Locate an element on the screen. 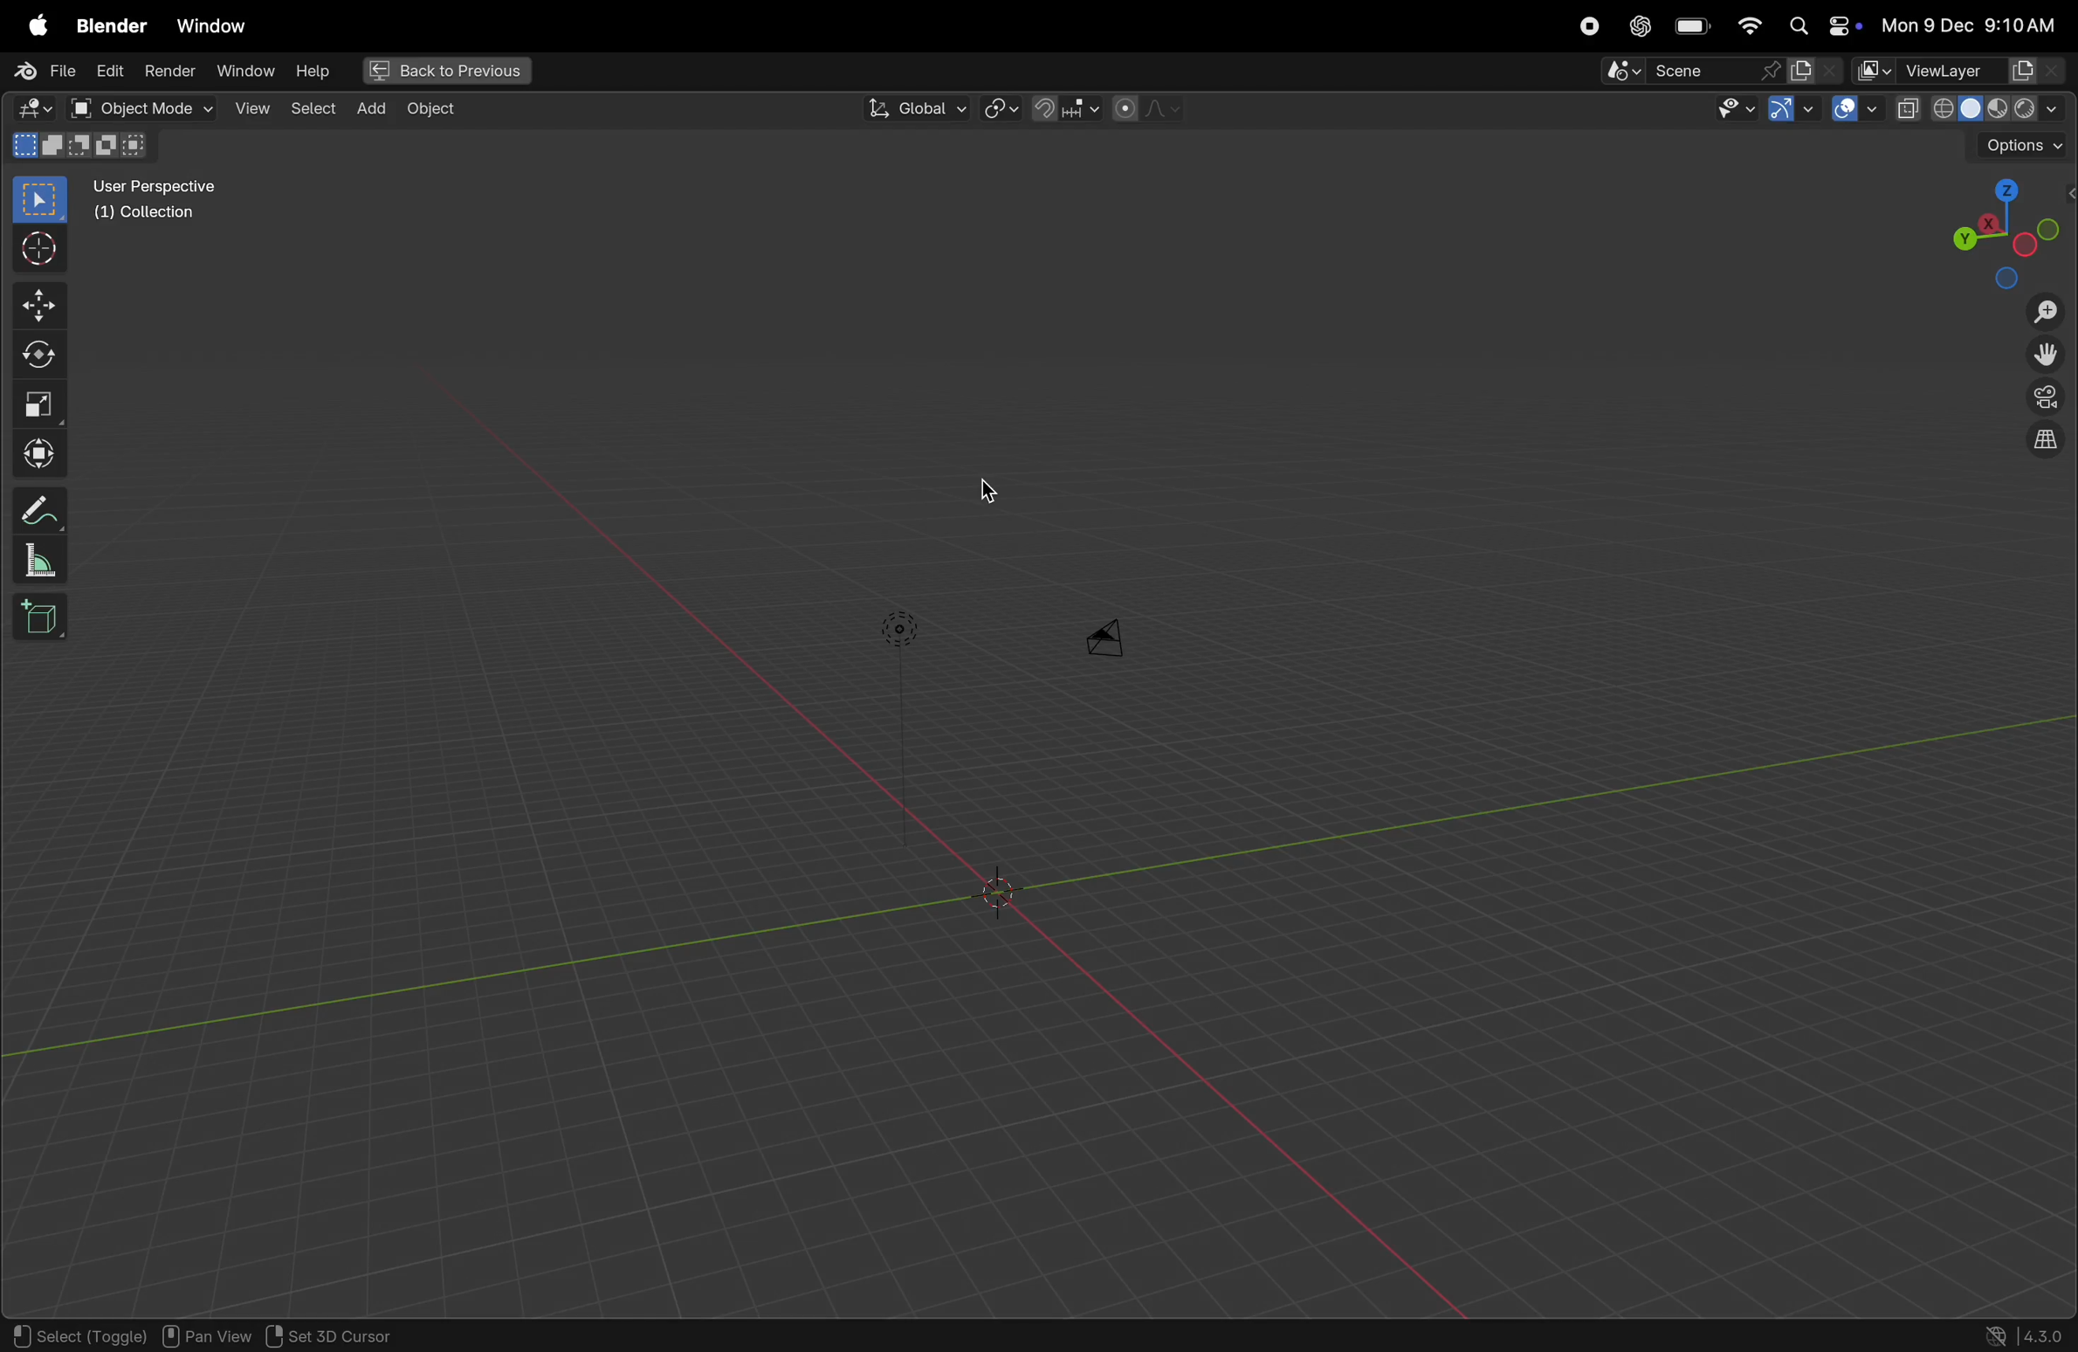 This screenshot has width=2078, height=1352. chatgpt is located at coordinates (1638, 26).